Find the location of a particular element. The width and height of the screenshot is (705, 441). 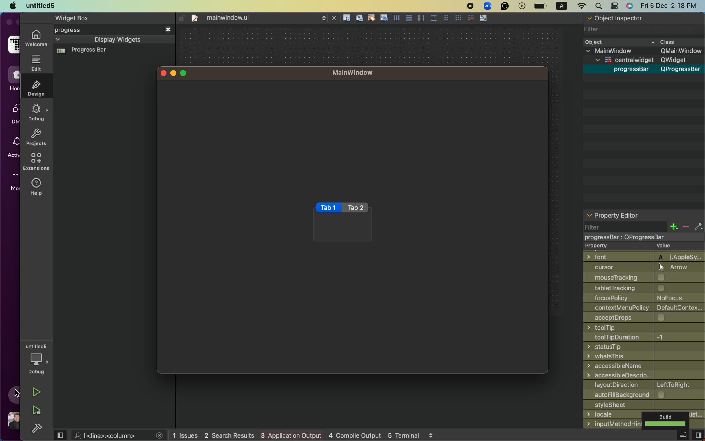

next/back is located at coordinates (324, 18).